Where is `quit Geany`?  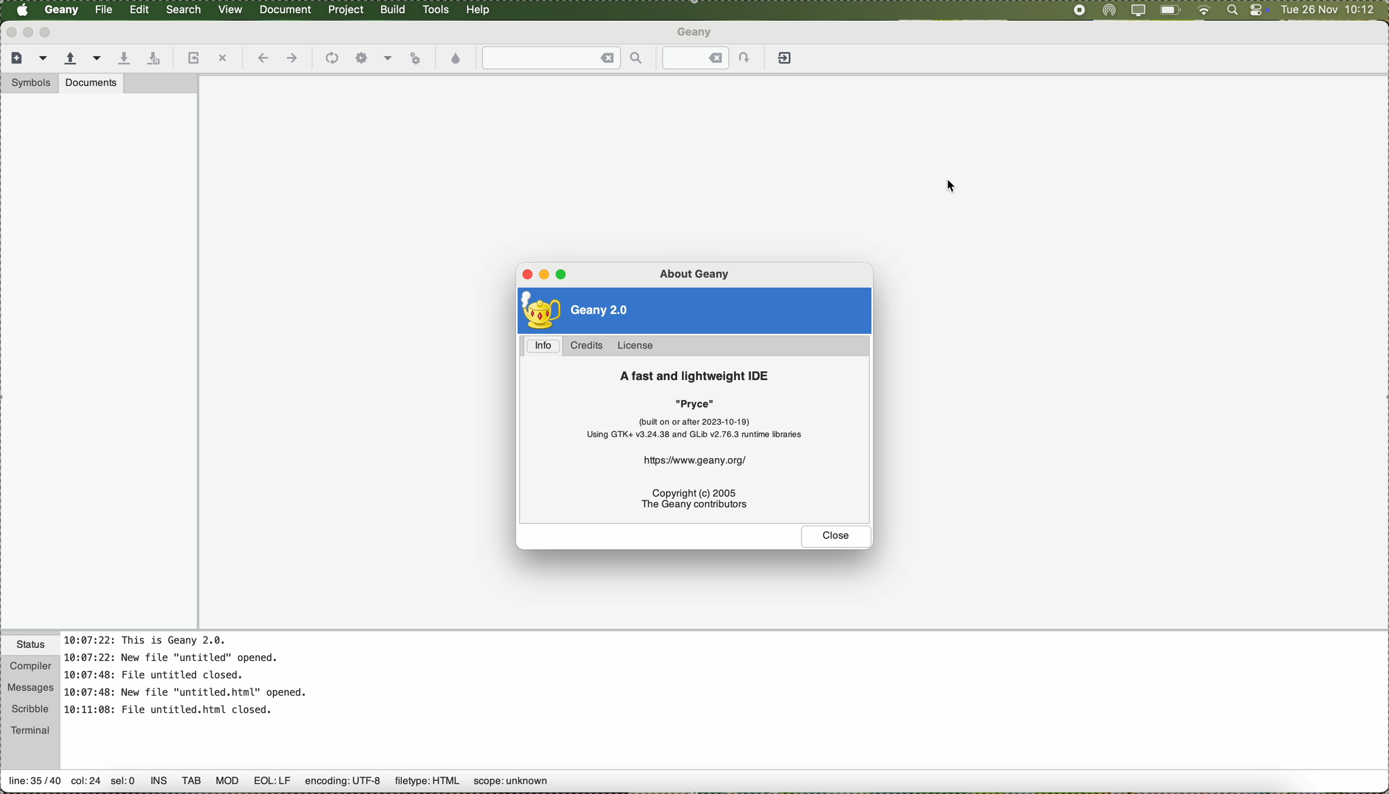 quit Geany is located at coordinates (786, 60).